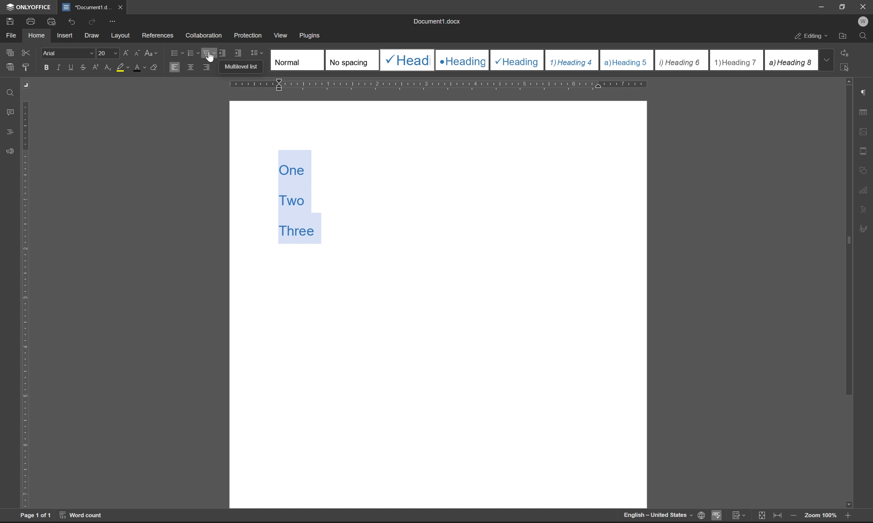 The height and width of the screenshot is (523, 873). I want to click on word count, so click(82, 515).